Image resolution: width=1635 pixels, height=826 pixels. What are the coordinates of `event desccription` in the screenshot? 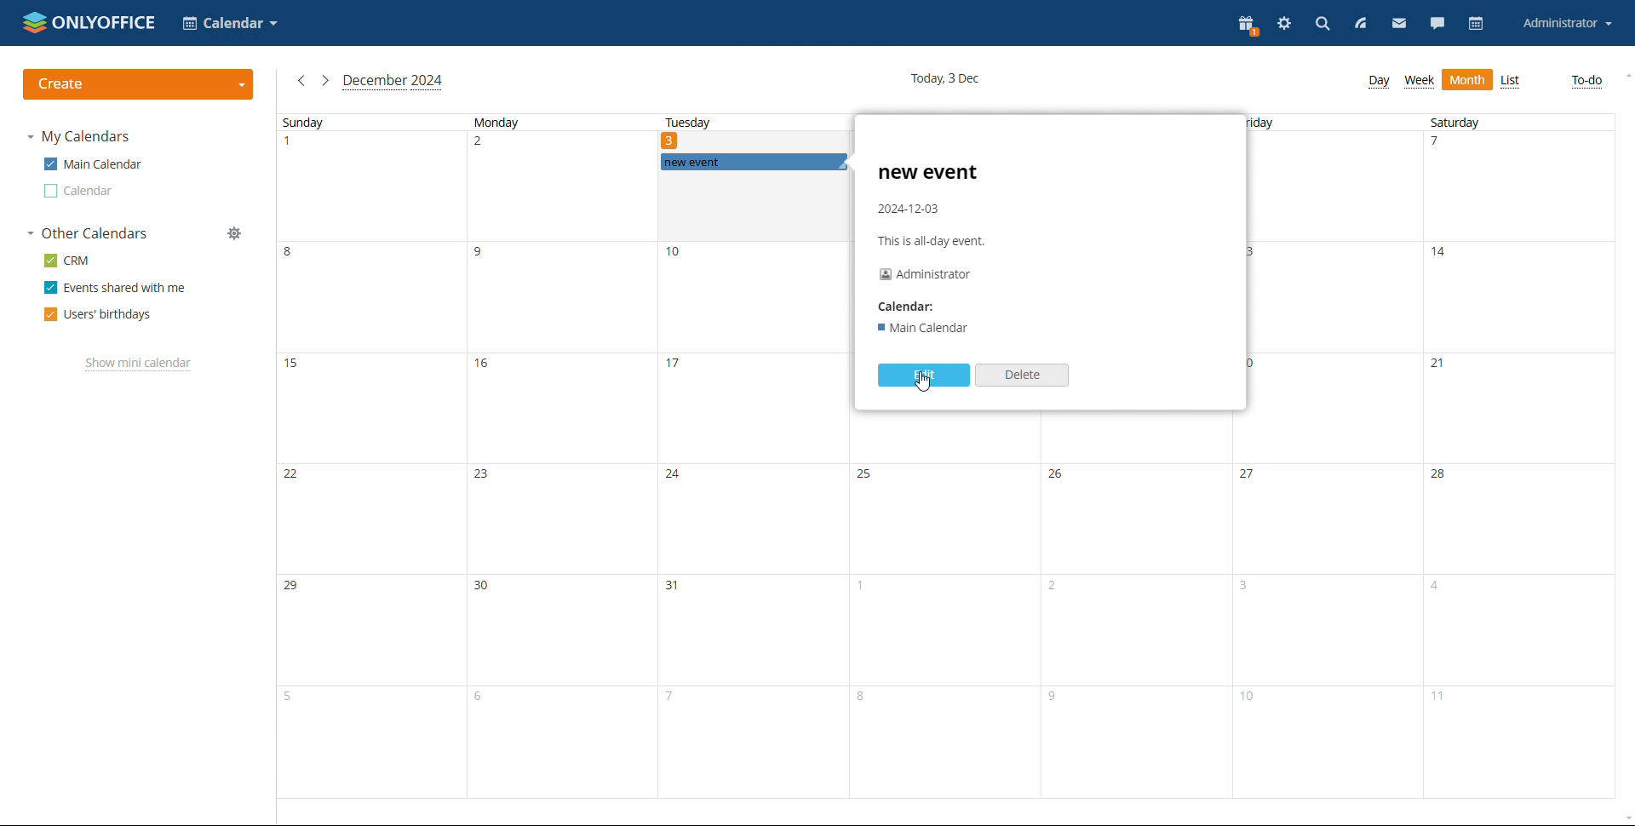 It's located at (939, 207).